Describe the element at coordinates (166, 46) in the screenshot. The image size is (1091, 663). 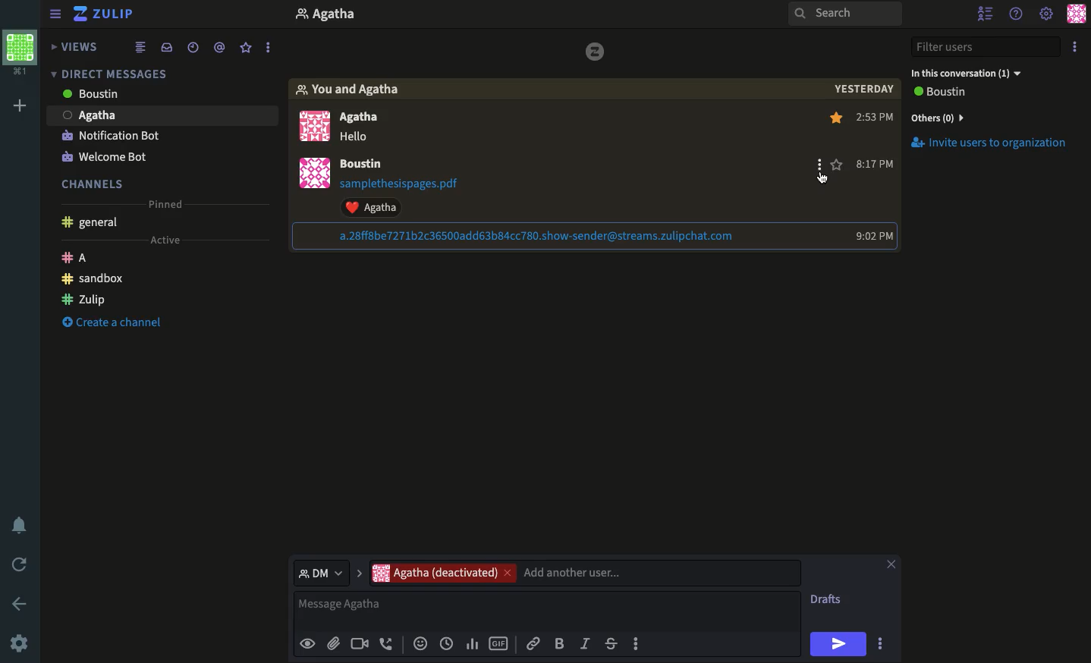
I see `Inbox` at that location.